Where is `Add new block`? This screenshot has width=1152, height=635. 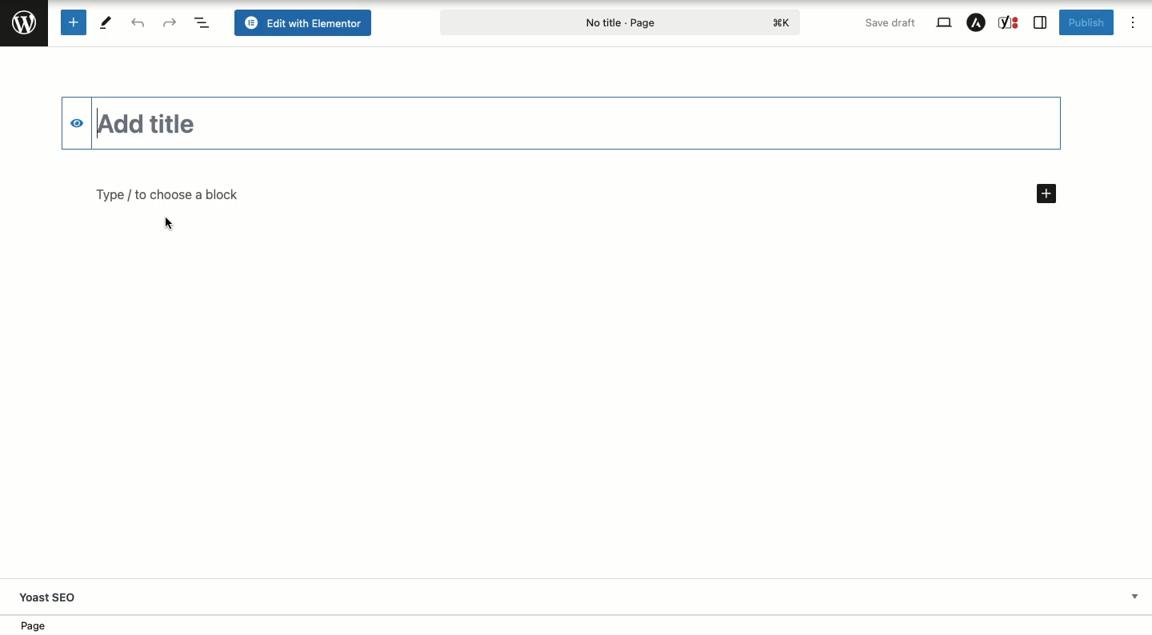
Add new block is located at coordinates (72, 22).